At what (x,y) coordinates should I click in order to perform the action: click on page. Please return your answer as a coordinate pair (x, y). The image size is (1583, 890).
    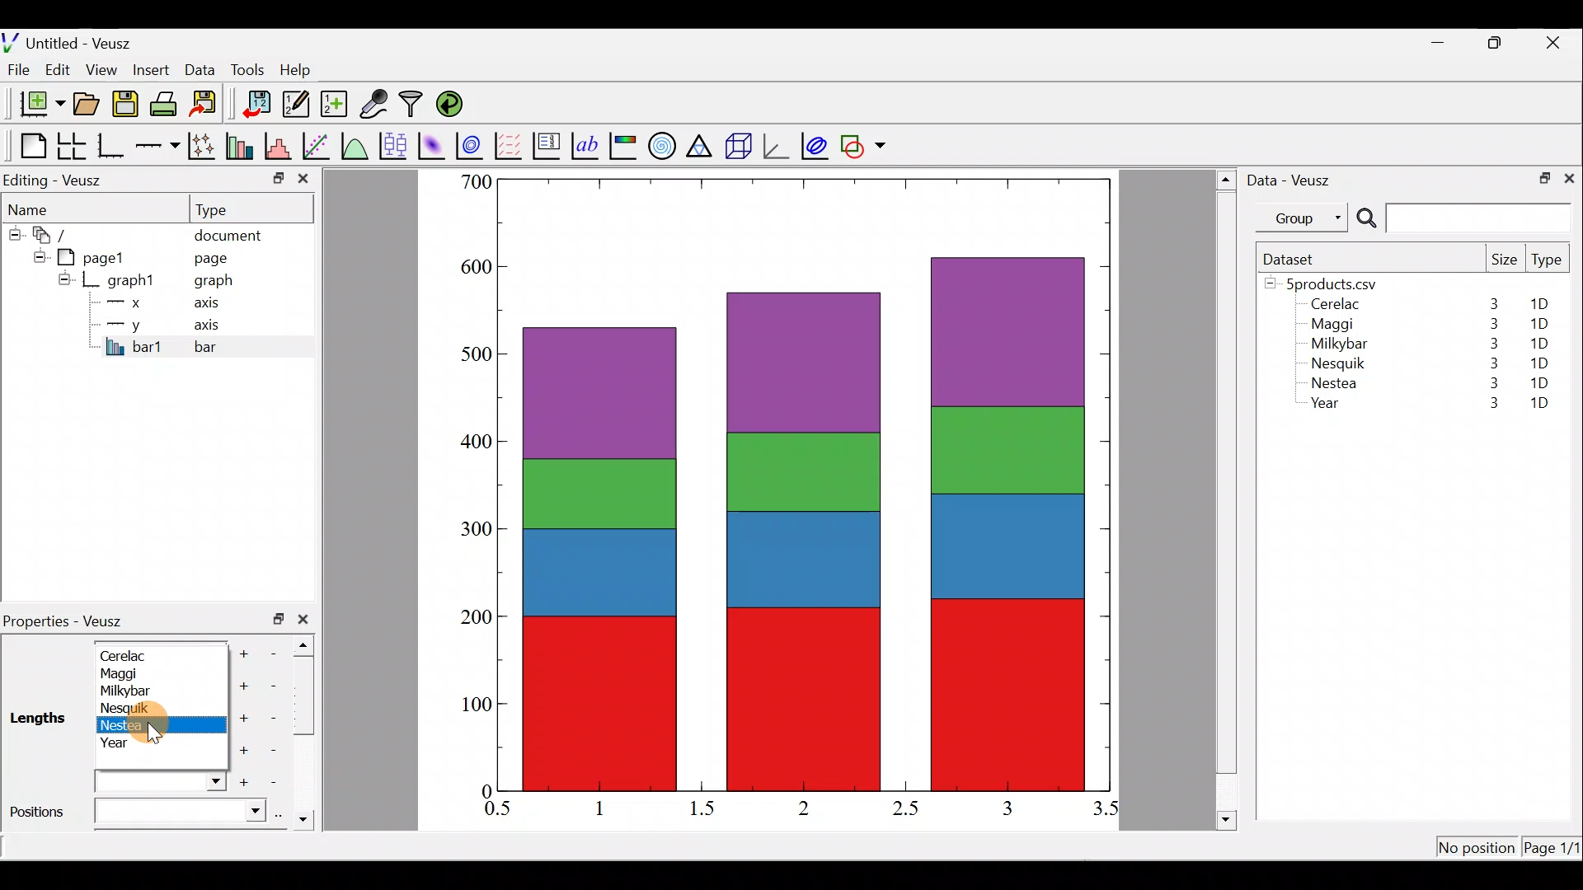
    Looking at the image, I should click on (209, 257).